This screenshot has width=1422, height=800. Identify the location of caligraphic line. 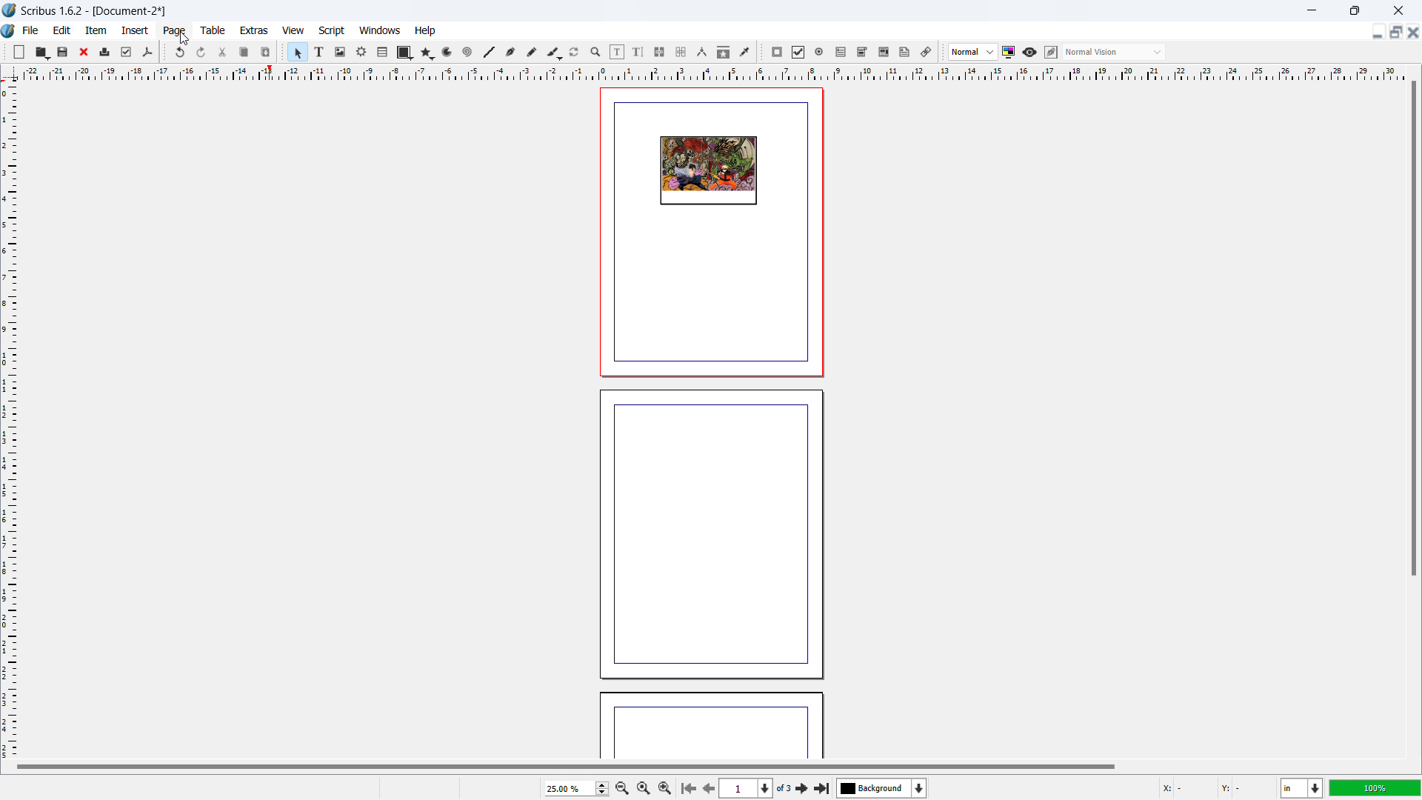
(554, 53).